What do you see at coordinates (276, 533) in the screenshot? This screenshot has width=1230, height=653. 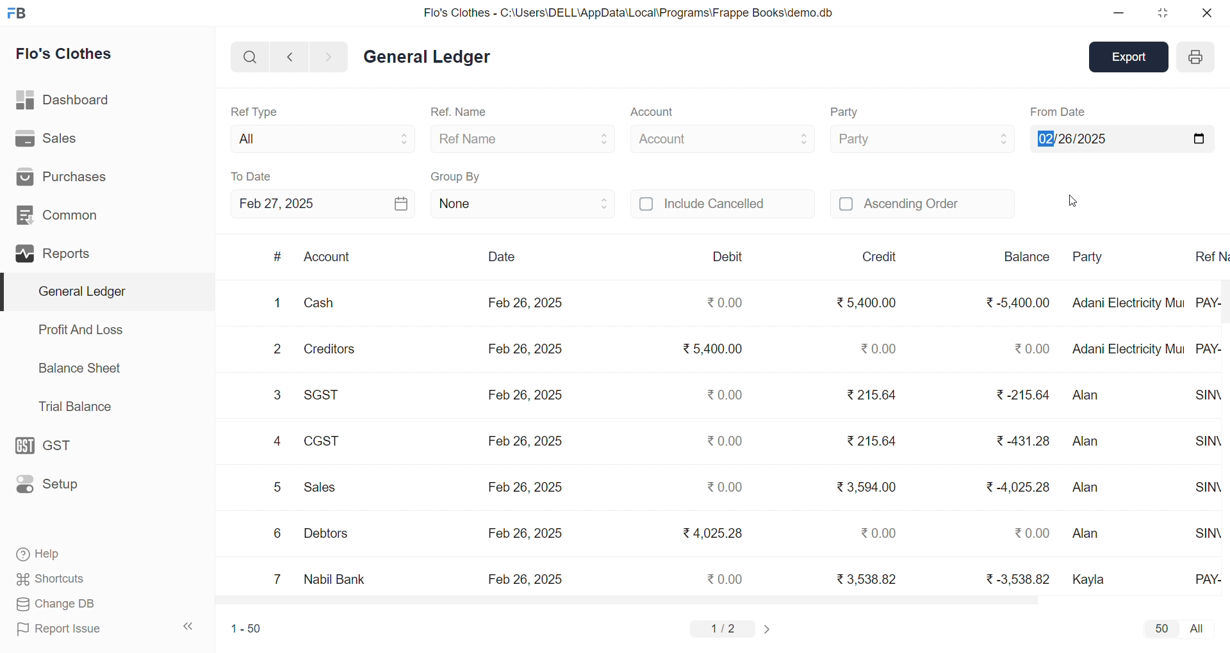 I see `6` at bounding box center [276, 533].